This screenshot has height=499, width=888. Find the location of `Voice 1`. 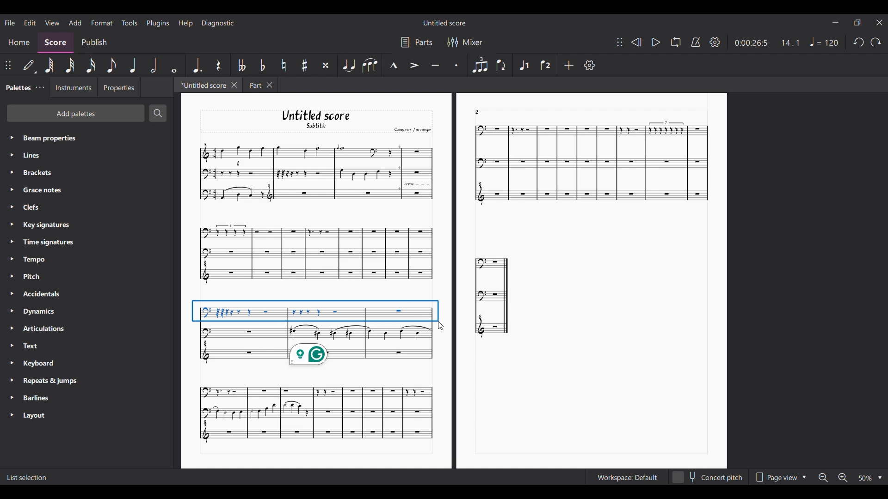

Voice 1 is located at coordinates (524, 65).